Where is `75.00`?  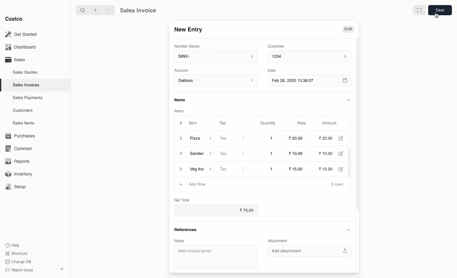
75.00 is located at coordinates (248, 210).